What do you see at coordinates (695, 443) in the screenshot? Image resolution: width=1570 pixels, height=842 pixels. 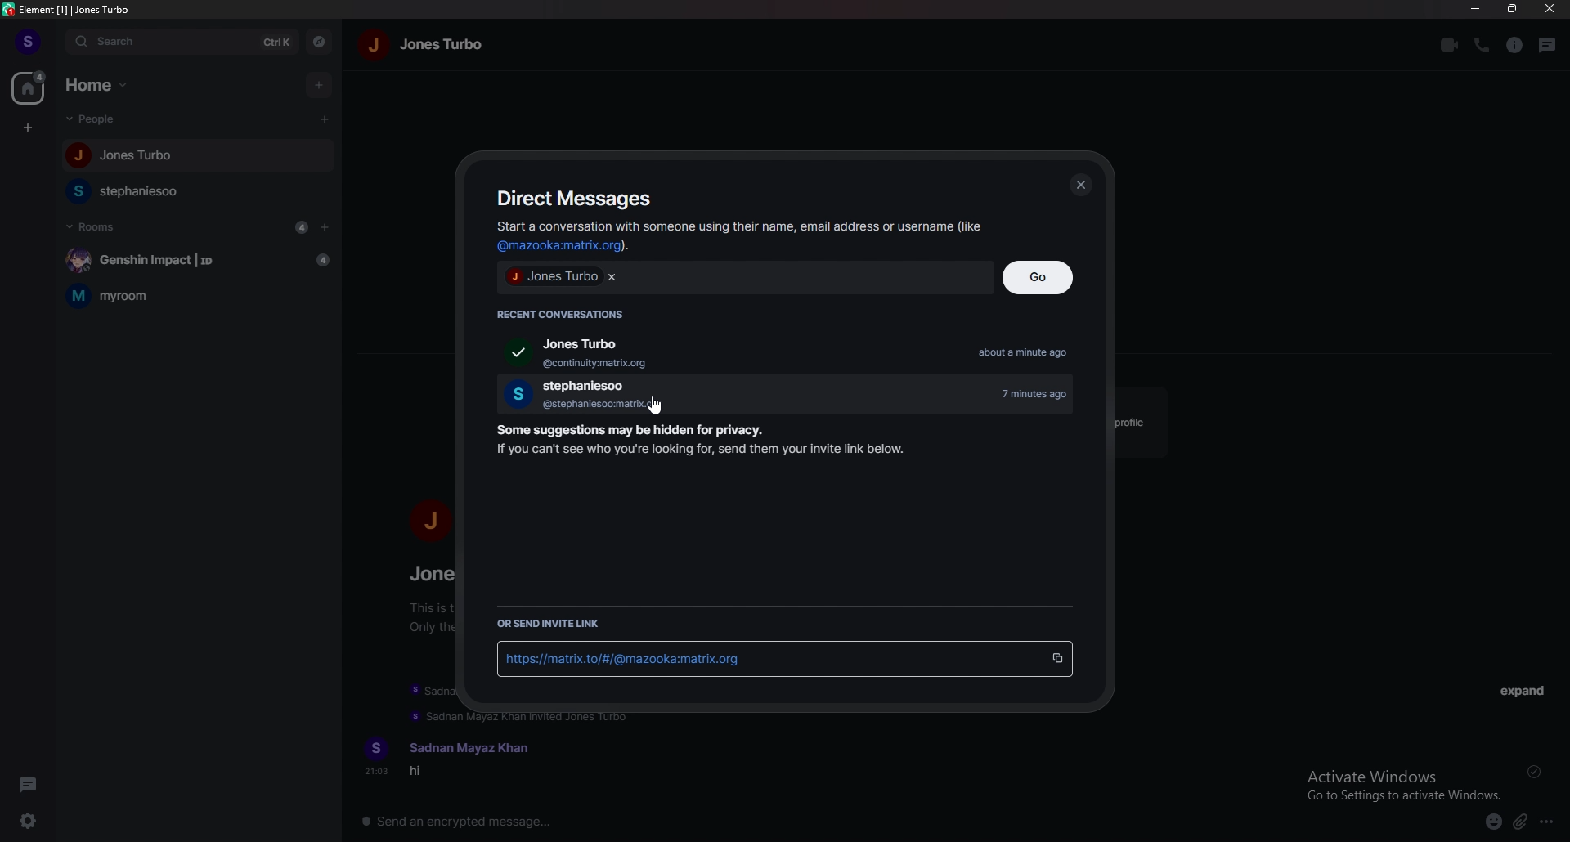 I see `Some suggestions may be hidden for privacy. If you can't see who you're looking for, send them your invite link below.` at bounding box center [695, 443].